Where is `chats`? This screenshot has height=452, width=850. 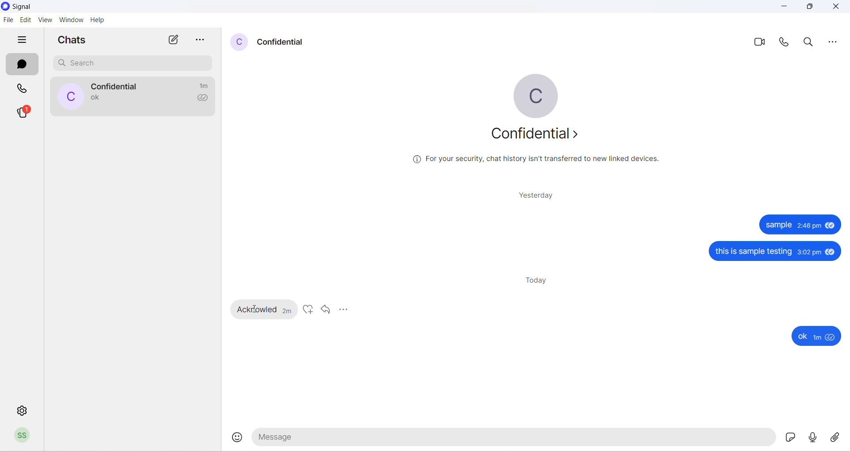
chats is located at coordinates (21, 64).